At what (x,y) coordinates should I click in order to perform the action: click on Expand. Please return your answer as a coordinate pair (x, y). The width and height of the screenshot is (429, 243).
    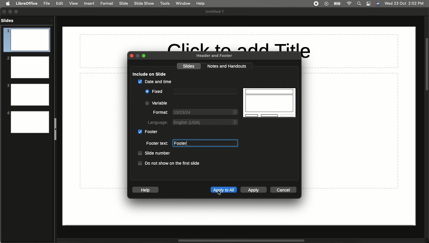
    Looking at the image, I should click on (18, 11).